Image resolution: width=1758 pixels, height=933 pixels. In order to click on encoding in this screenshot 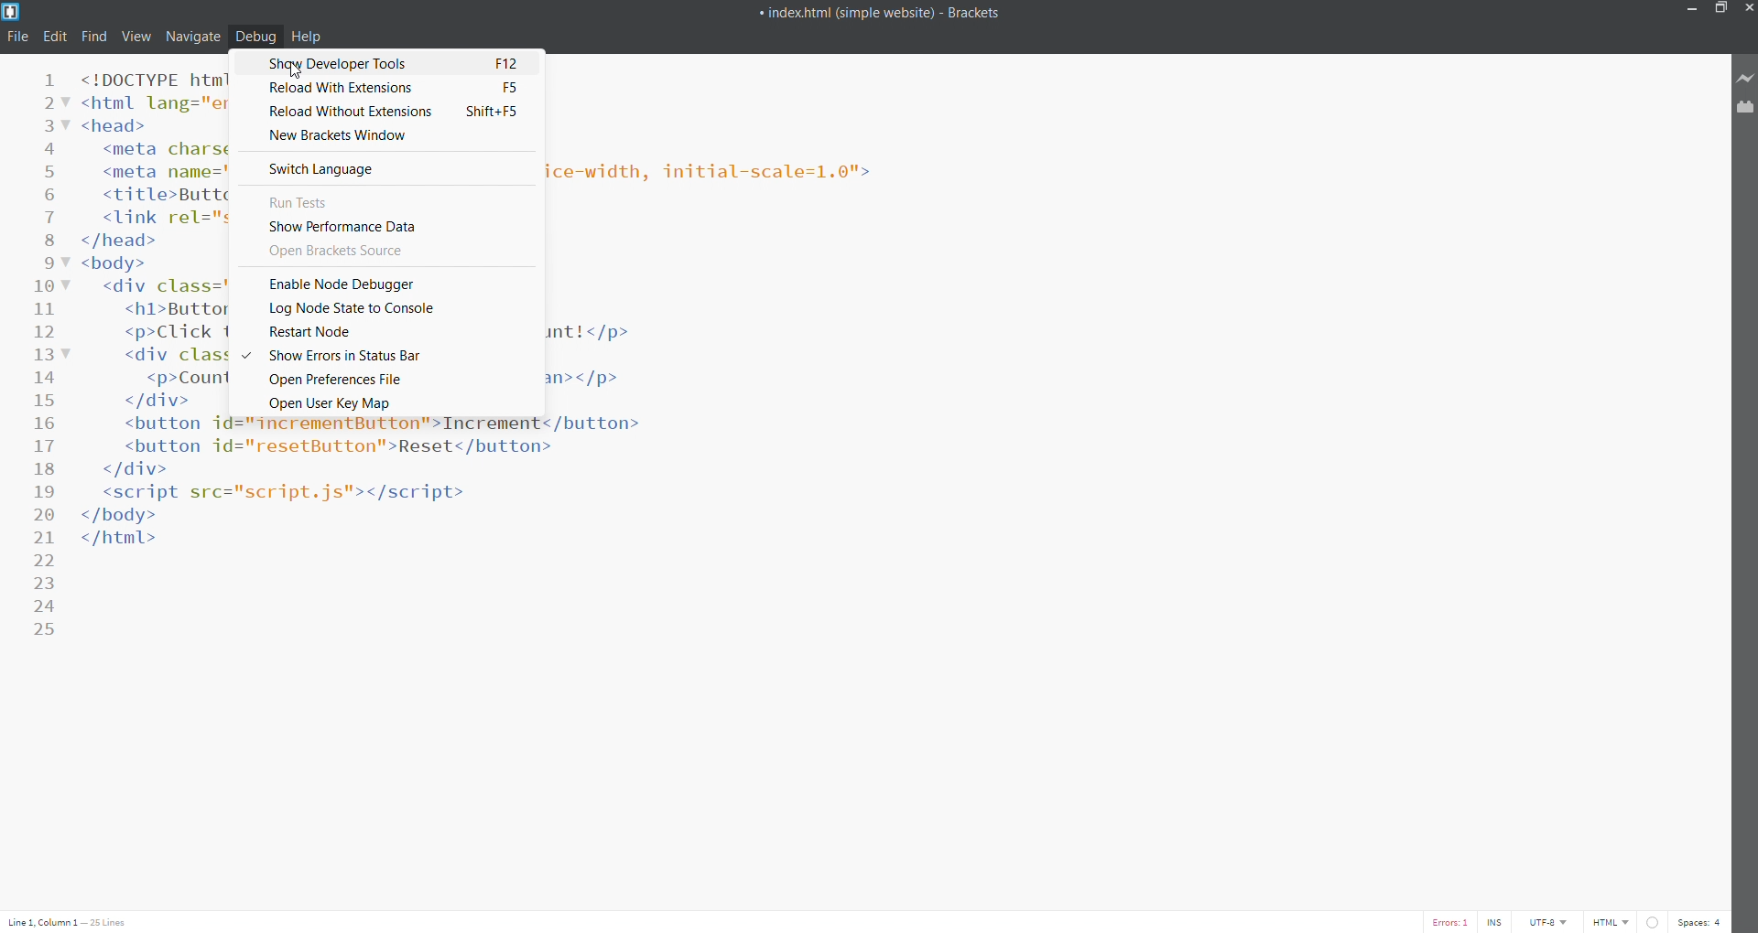, I will do `click(1553, 922)`.